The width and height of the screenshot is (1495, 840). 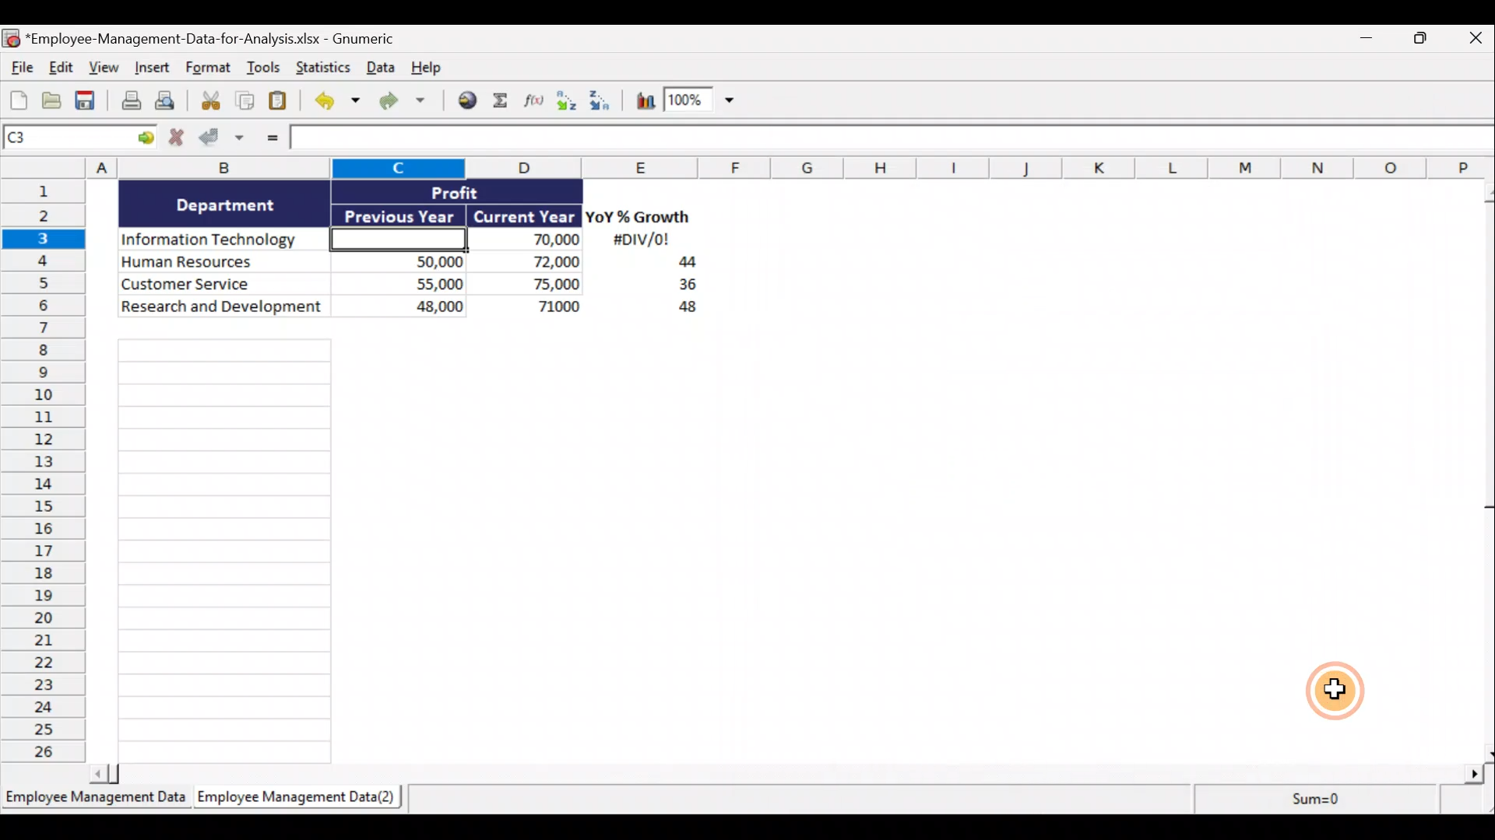 I want to click on Rows, so click(x=48, y=474).